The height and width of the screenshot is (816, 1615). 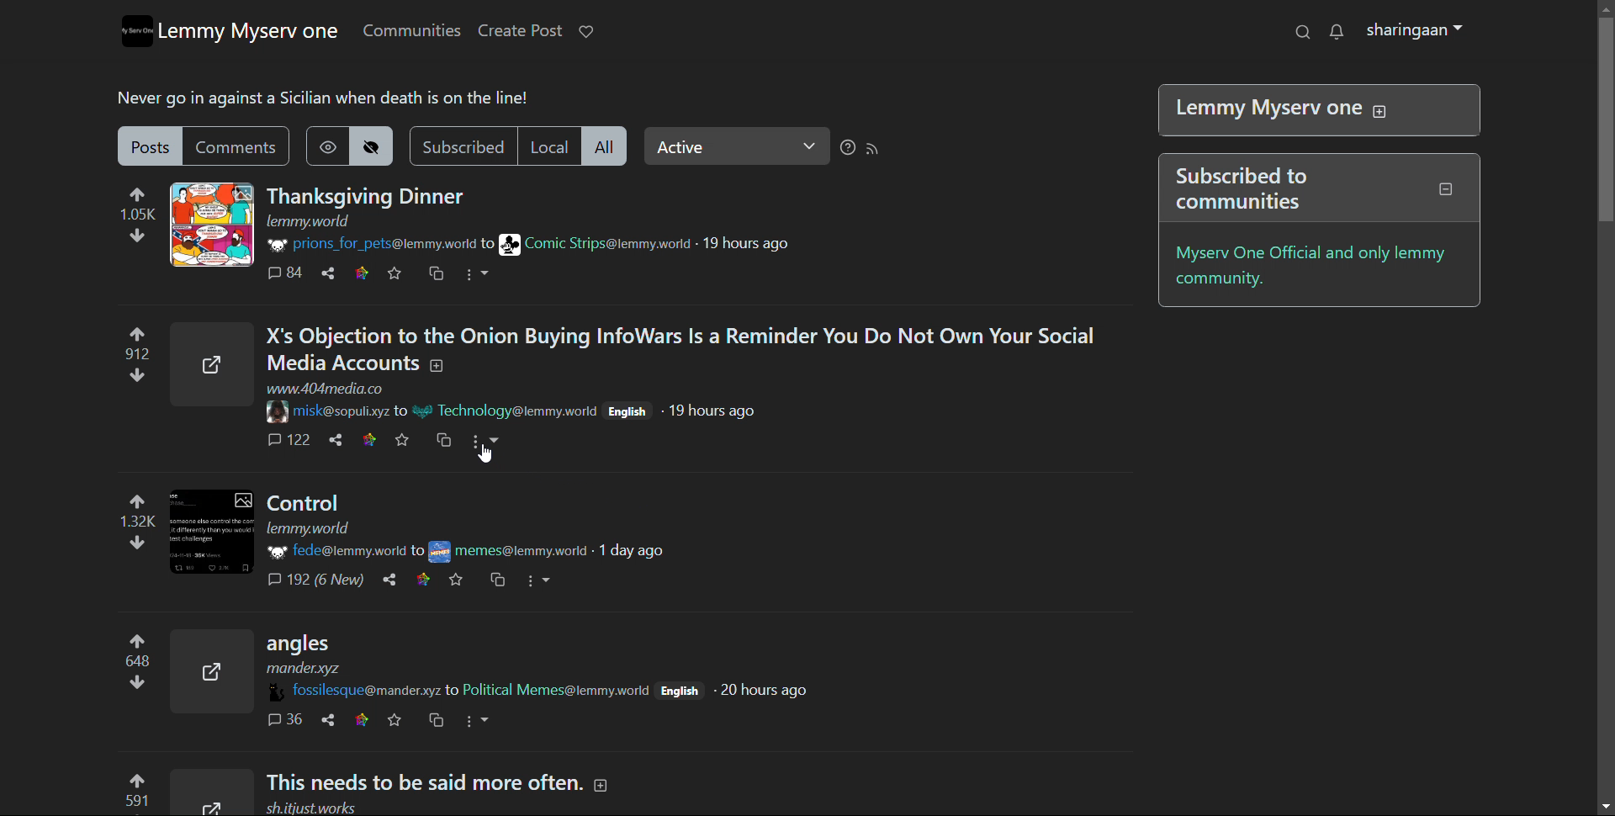 What do you see at coordinates (738, 146) in the screenshot?
I see `Active(select relevance)` at bounding box center [738, 146].